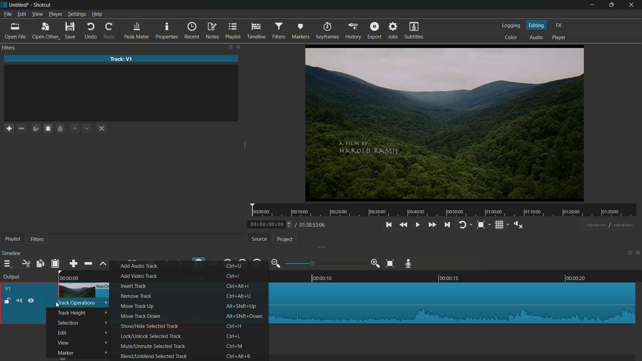 Image resolution: width=642 pixels, height=361 pixels. I want to click on Cursor, so click(55, 305).